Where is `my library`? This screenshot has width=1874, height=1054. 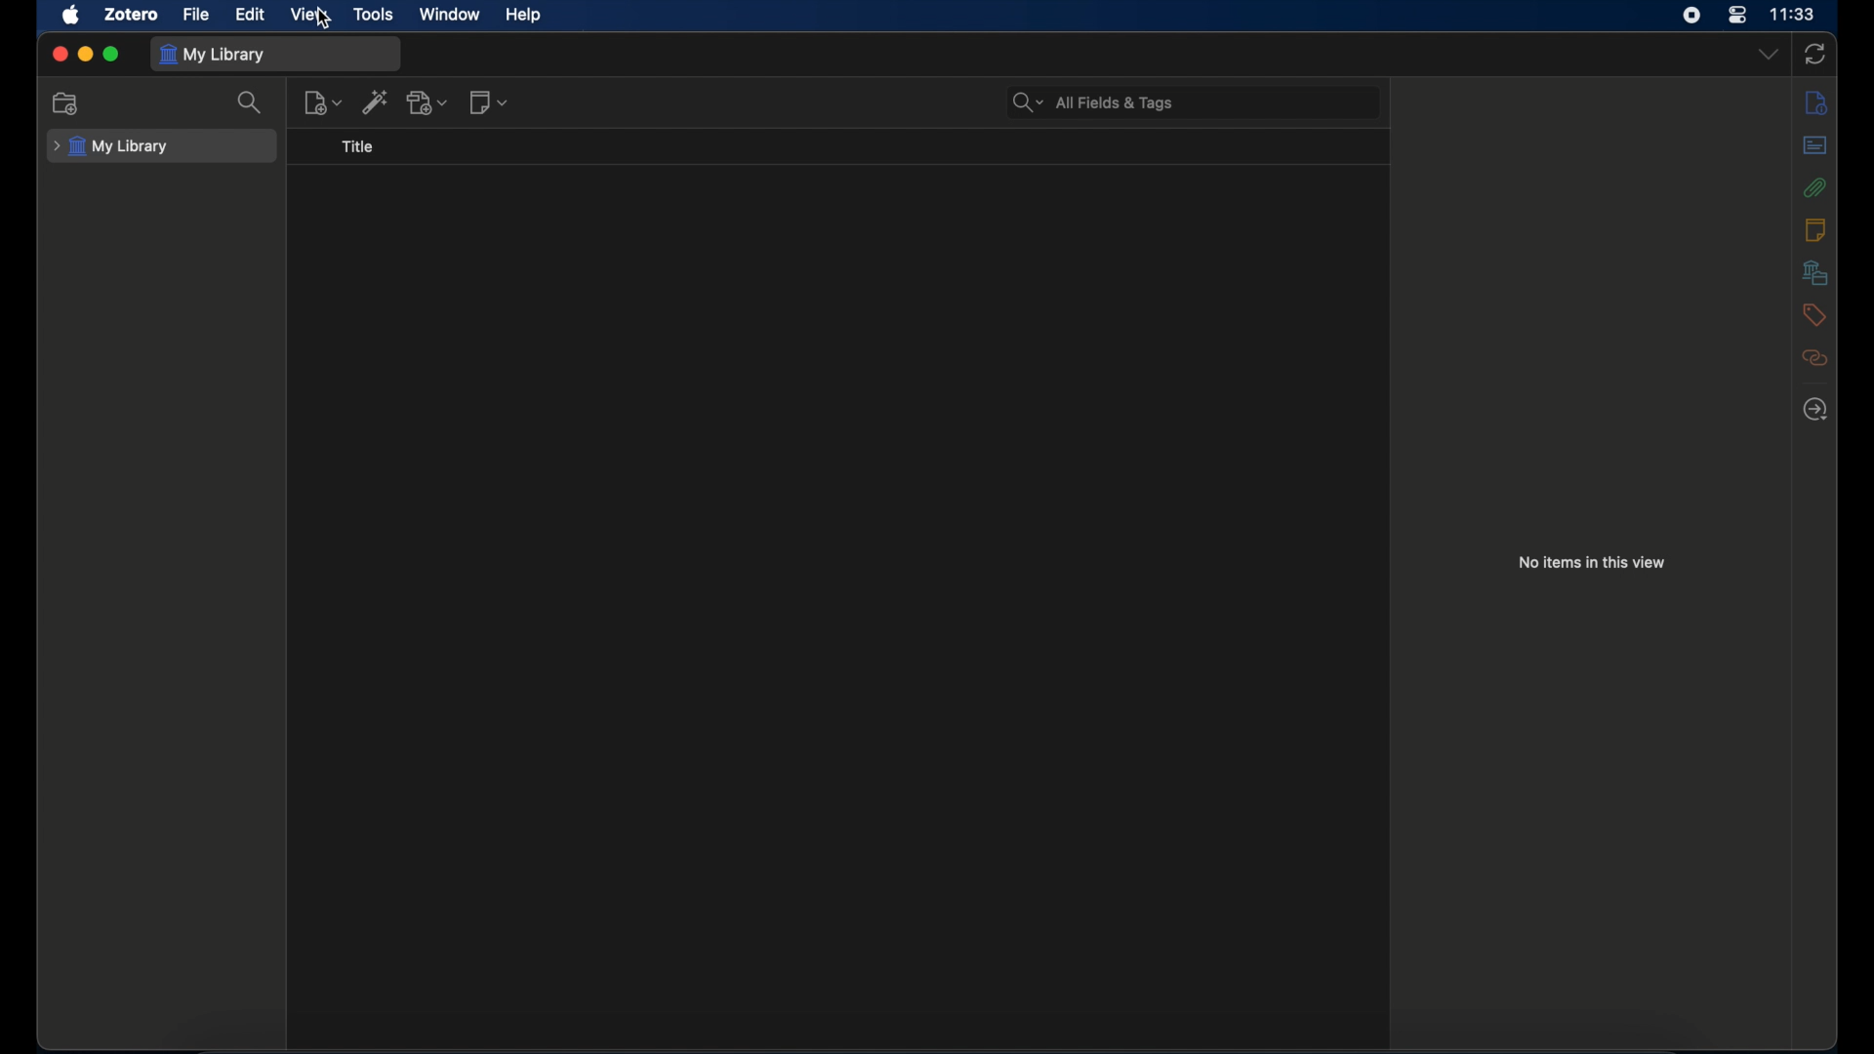
my library is located at coordinates (111, 146).